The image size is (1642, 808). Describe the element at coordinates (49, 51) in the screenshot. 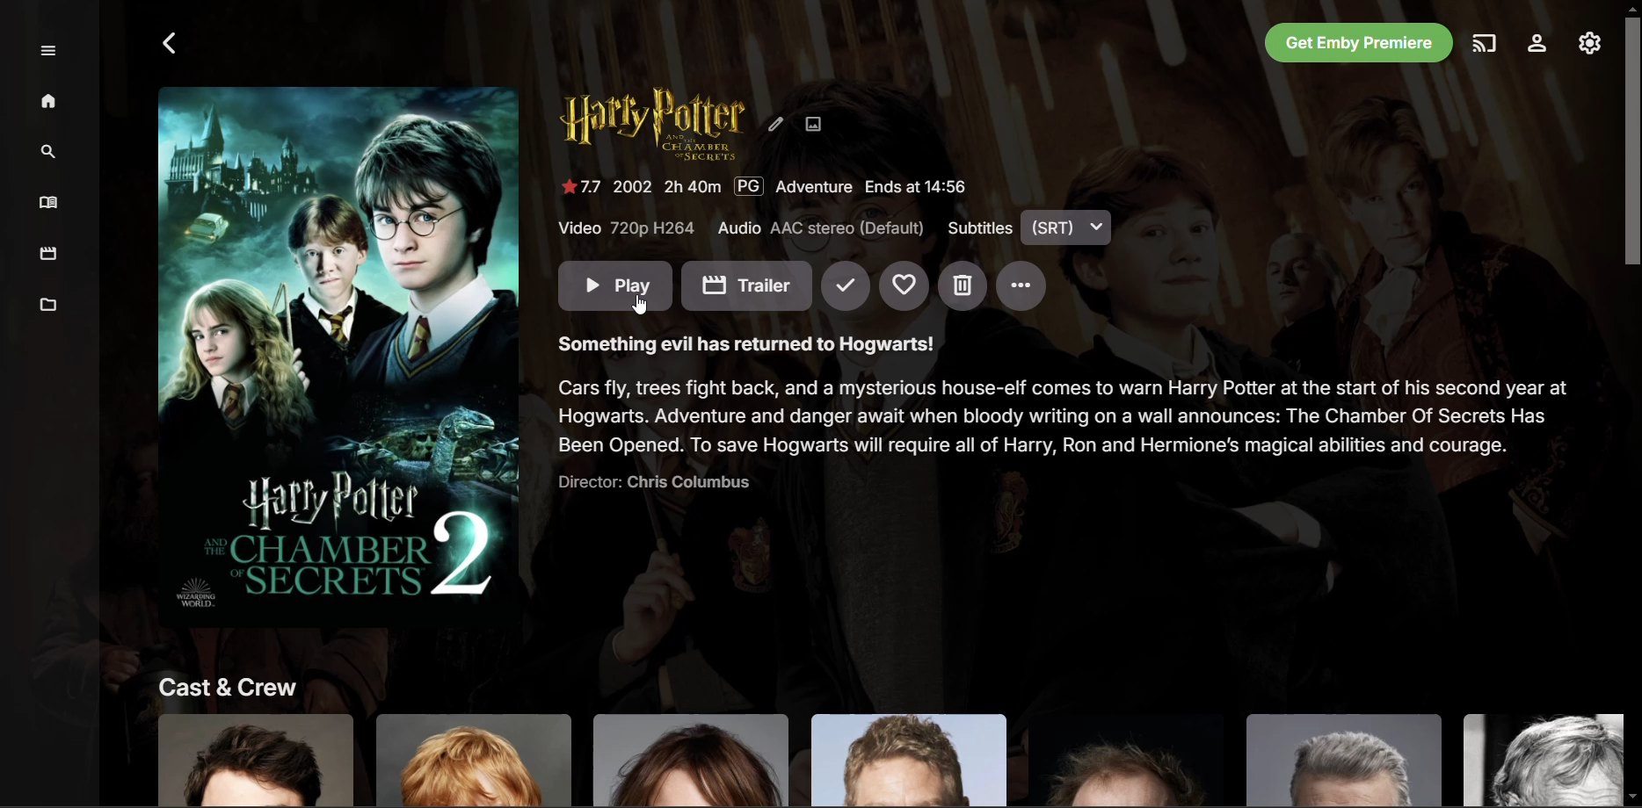

I see `Expand` at that location.